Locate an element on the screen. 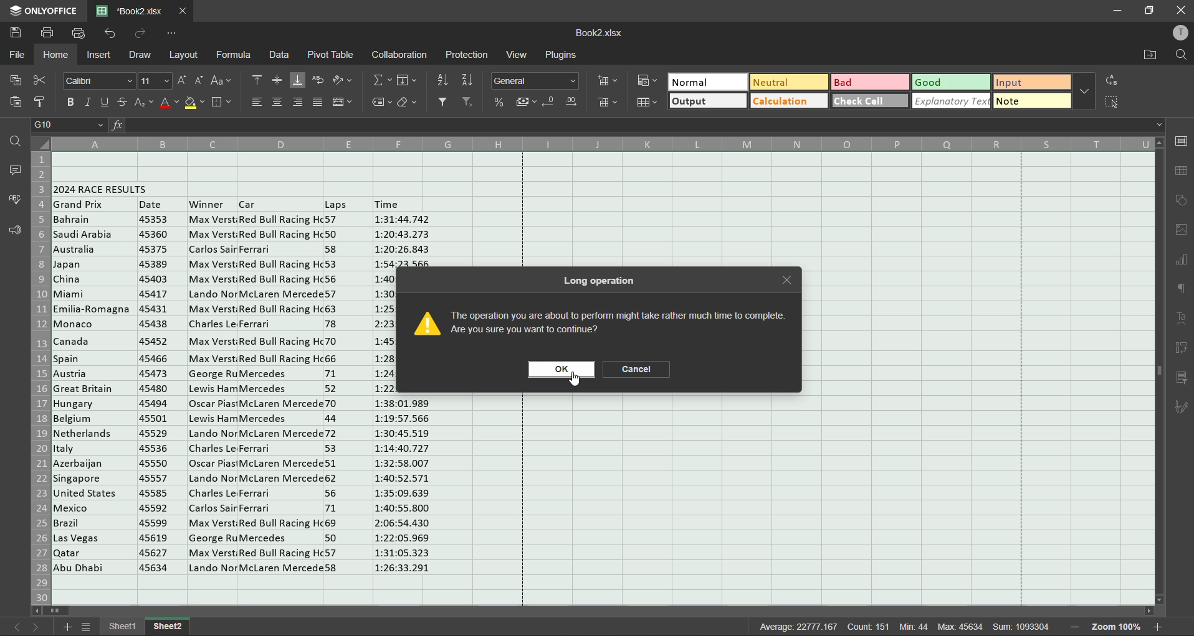  clear filter is located at coordinates (468, 101).